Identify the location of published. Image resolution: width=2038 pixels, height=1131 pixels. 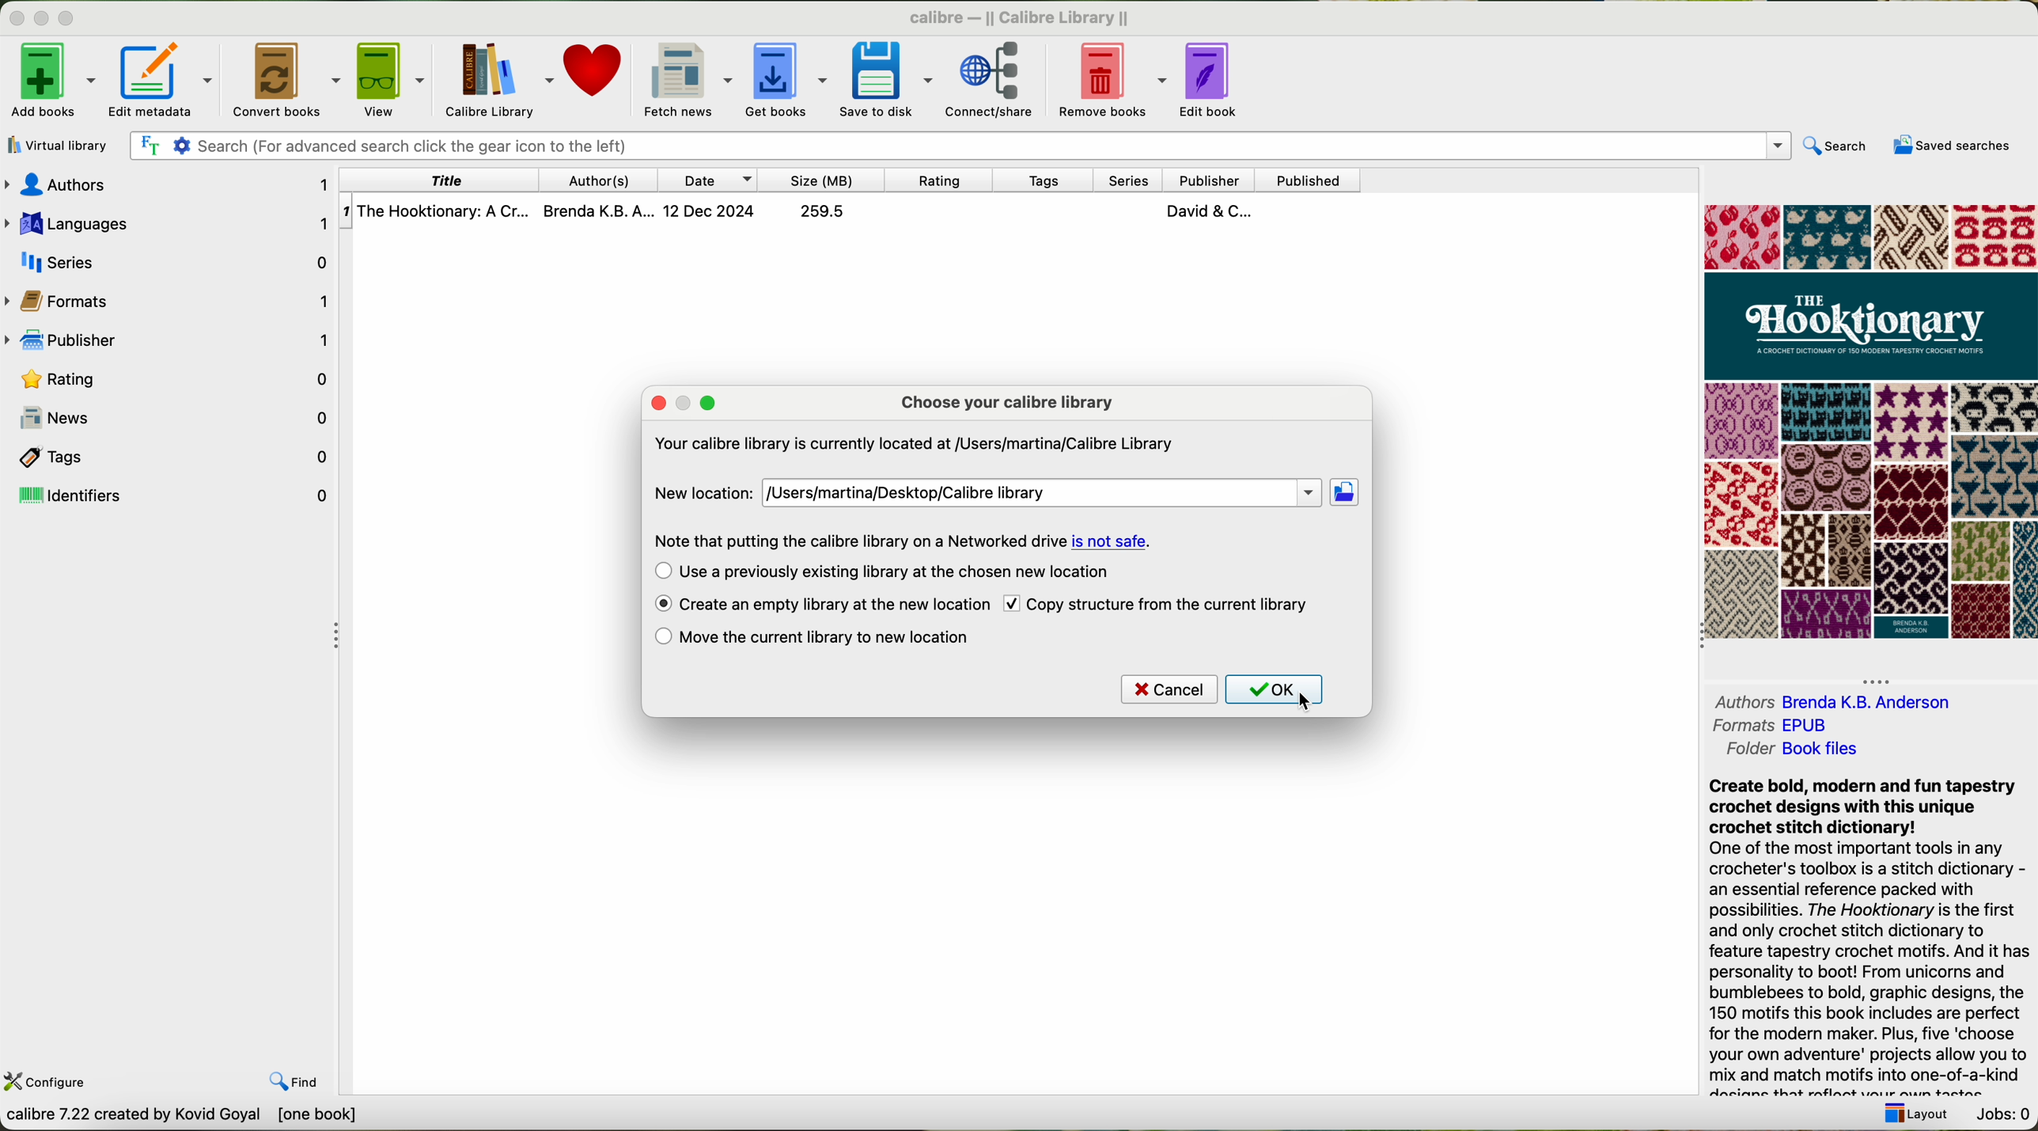
(1314, 179).